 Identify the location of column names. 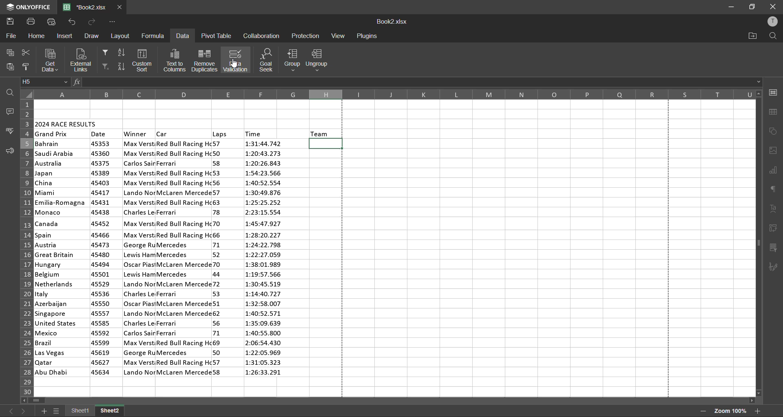
(394, 94).